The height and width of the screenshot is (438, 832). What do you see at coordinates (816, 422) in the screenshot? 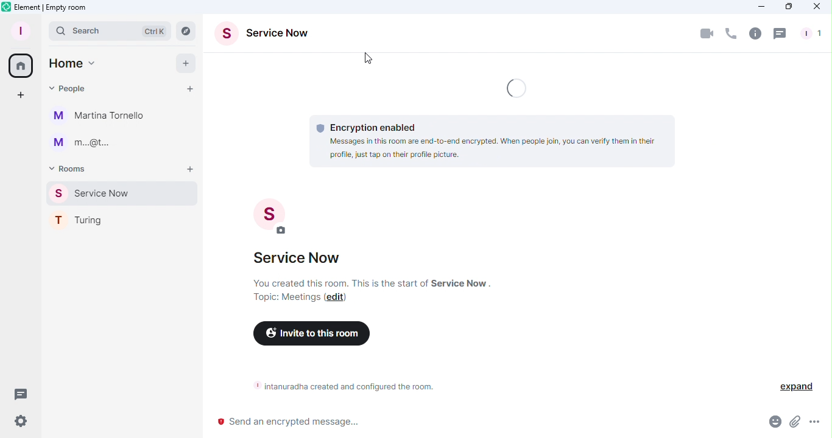
I see `More Options` at bounding box center [816, 422].